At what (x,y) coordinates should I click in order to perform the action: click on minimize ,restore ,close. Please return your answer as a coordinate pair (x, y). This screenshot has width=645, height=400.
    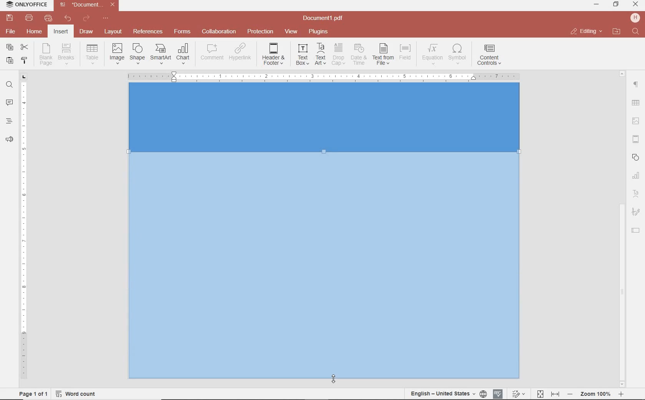
    Looking at the image, I should click on (637, 5).